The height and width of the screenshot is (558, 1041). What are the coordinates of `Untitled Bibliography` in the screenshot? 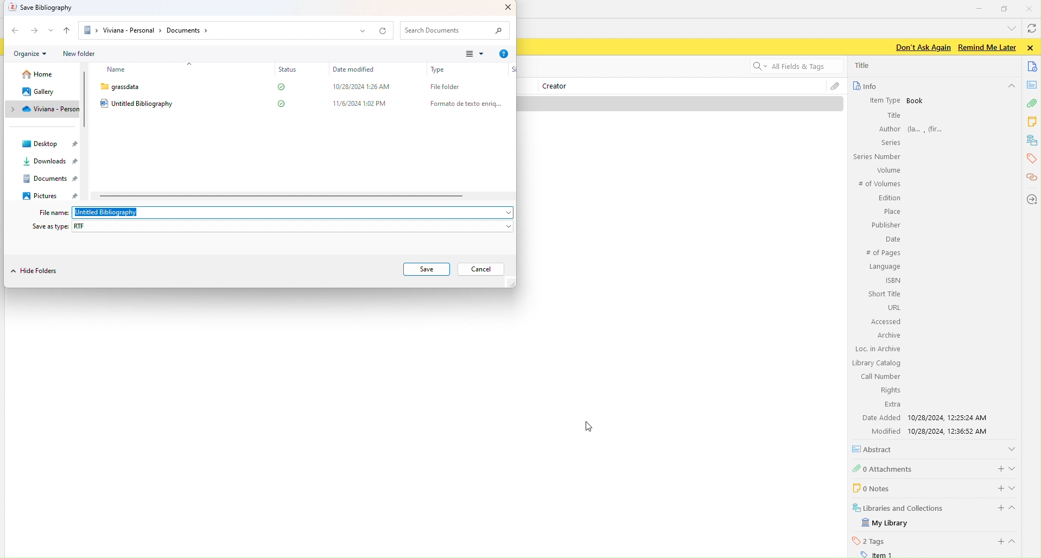 It's located at (138, 104).